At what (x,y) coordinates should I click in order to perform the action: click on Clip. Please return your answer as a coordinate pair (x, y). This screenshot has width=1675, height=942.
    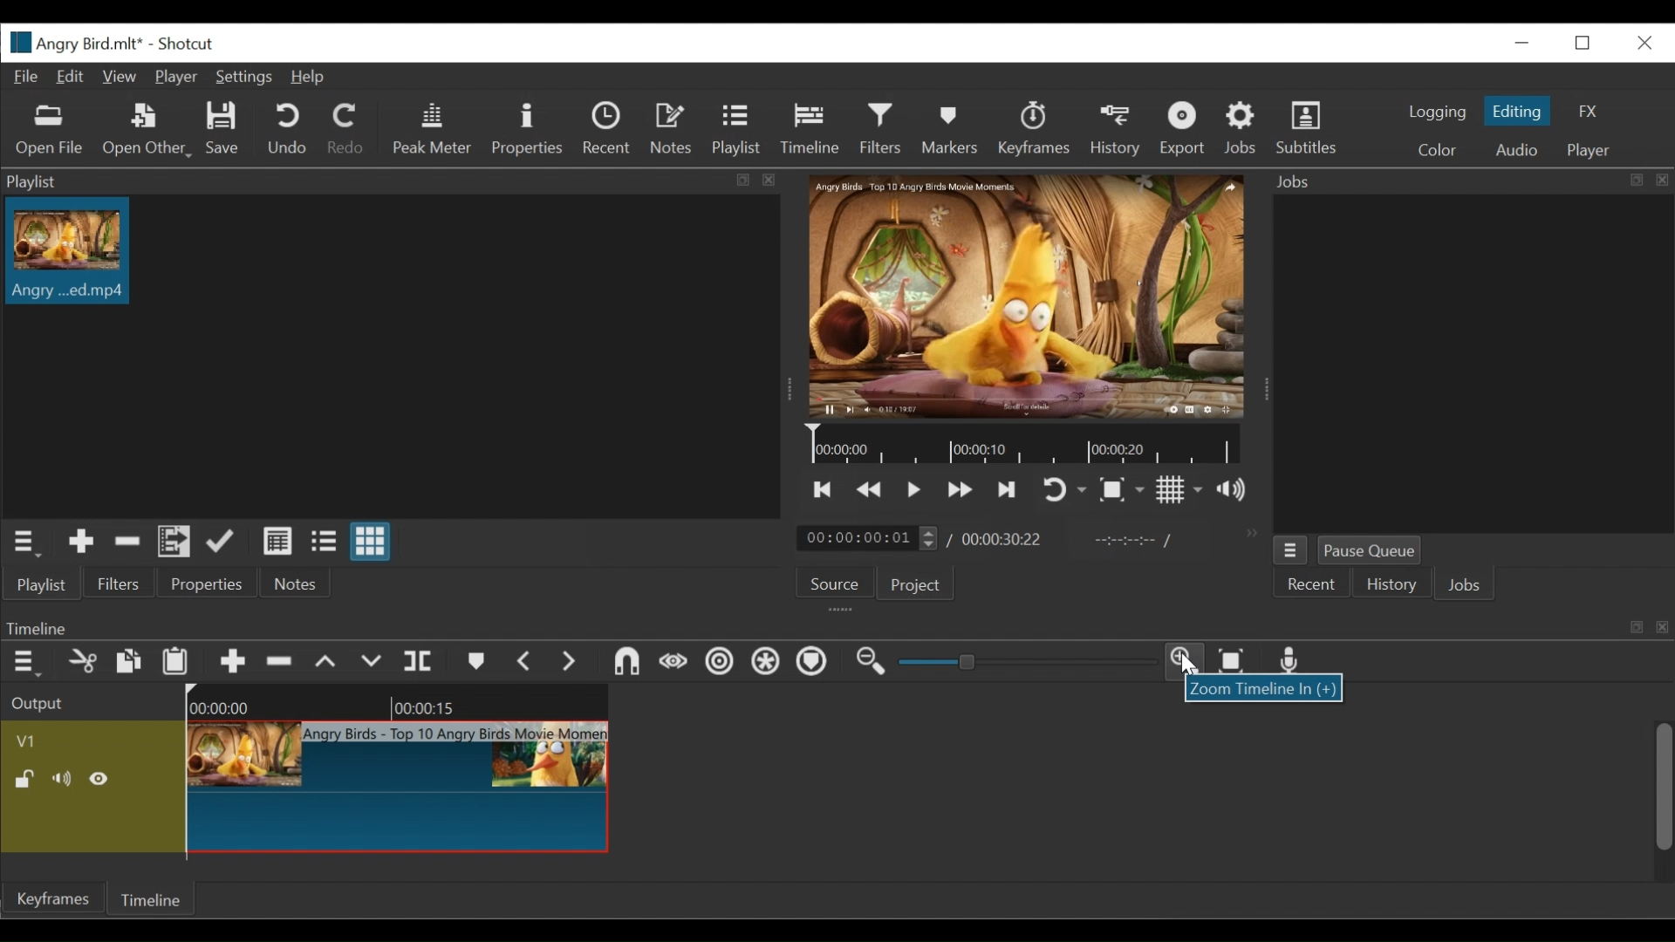
    Looking at the image, I should click on (67, 252).